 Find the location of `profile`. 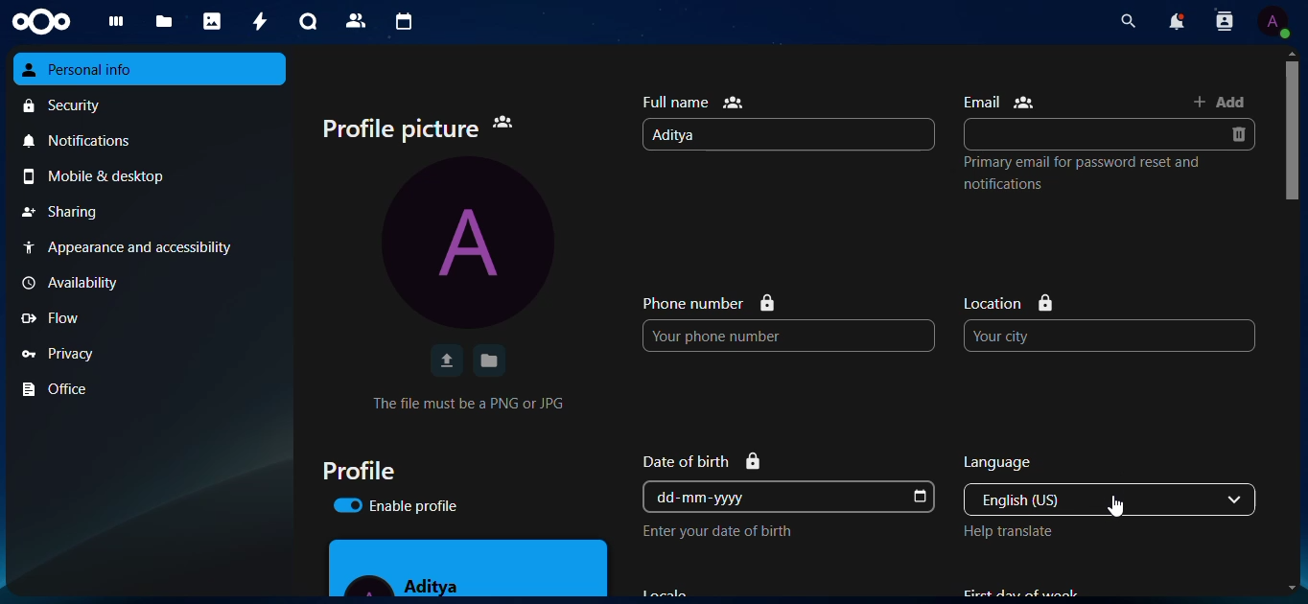

profile is located at coordinates (368, 470).